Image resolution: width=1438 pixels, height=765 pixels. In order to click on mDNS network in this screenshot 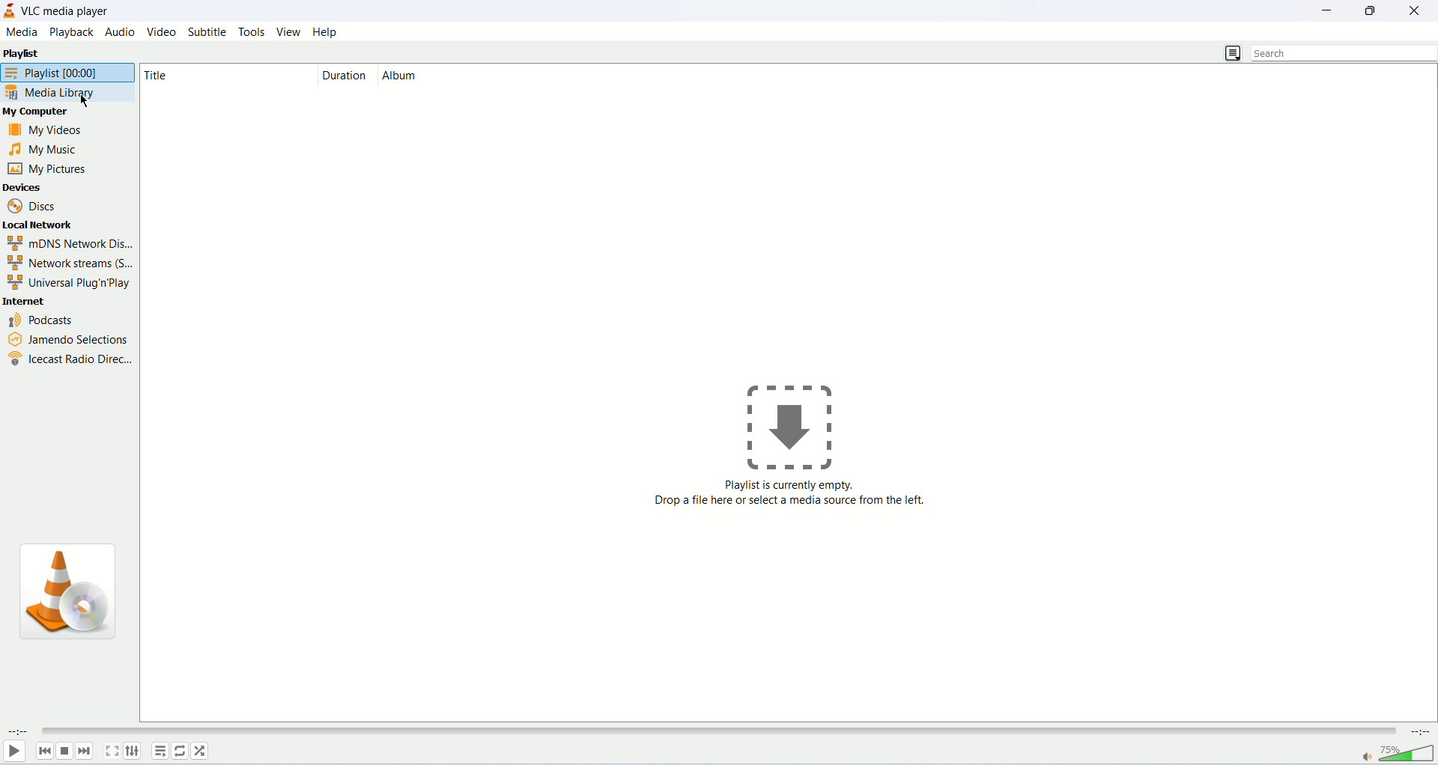, I will do `click(66, 243)`.